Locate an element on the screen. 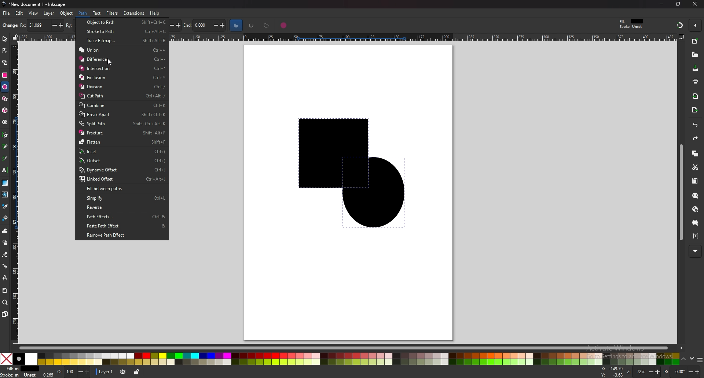 The image size is (704, 378). more is located at coordinates (695, 251).